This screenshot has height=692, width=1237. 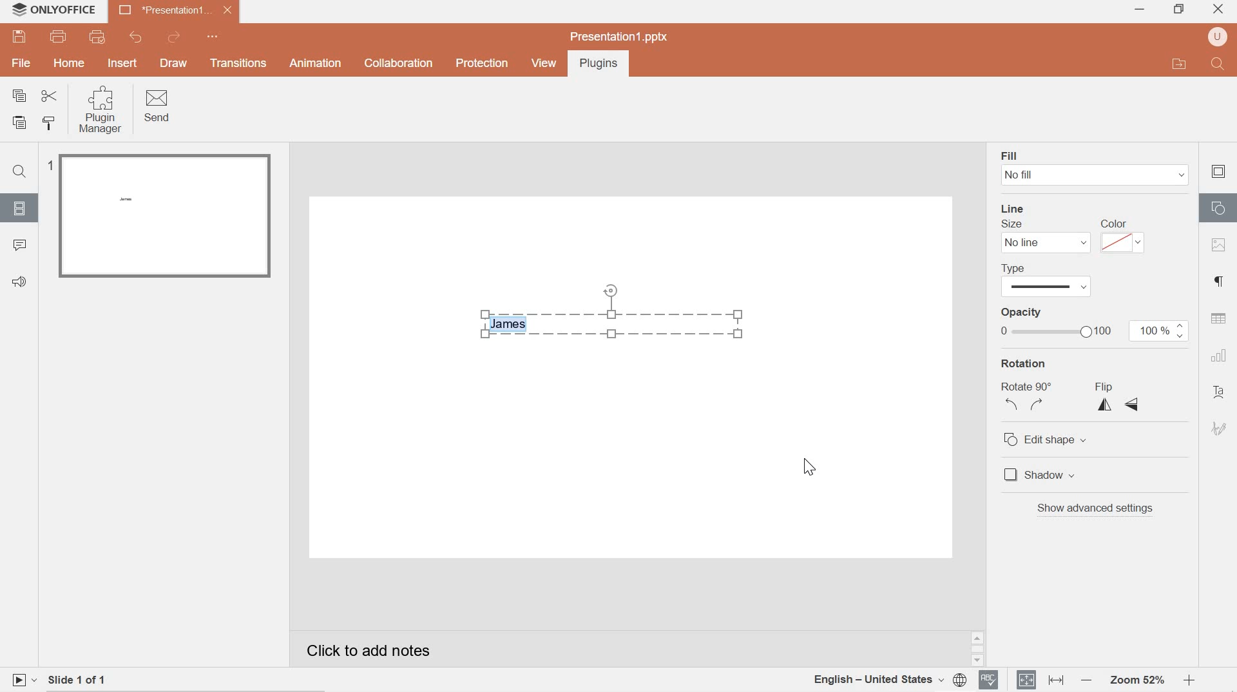 What do you see at coordinates (21, 246) in the screenshot?
I see `comments` at bounding box center [21, 246].